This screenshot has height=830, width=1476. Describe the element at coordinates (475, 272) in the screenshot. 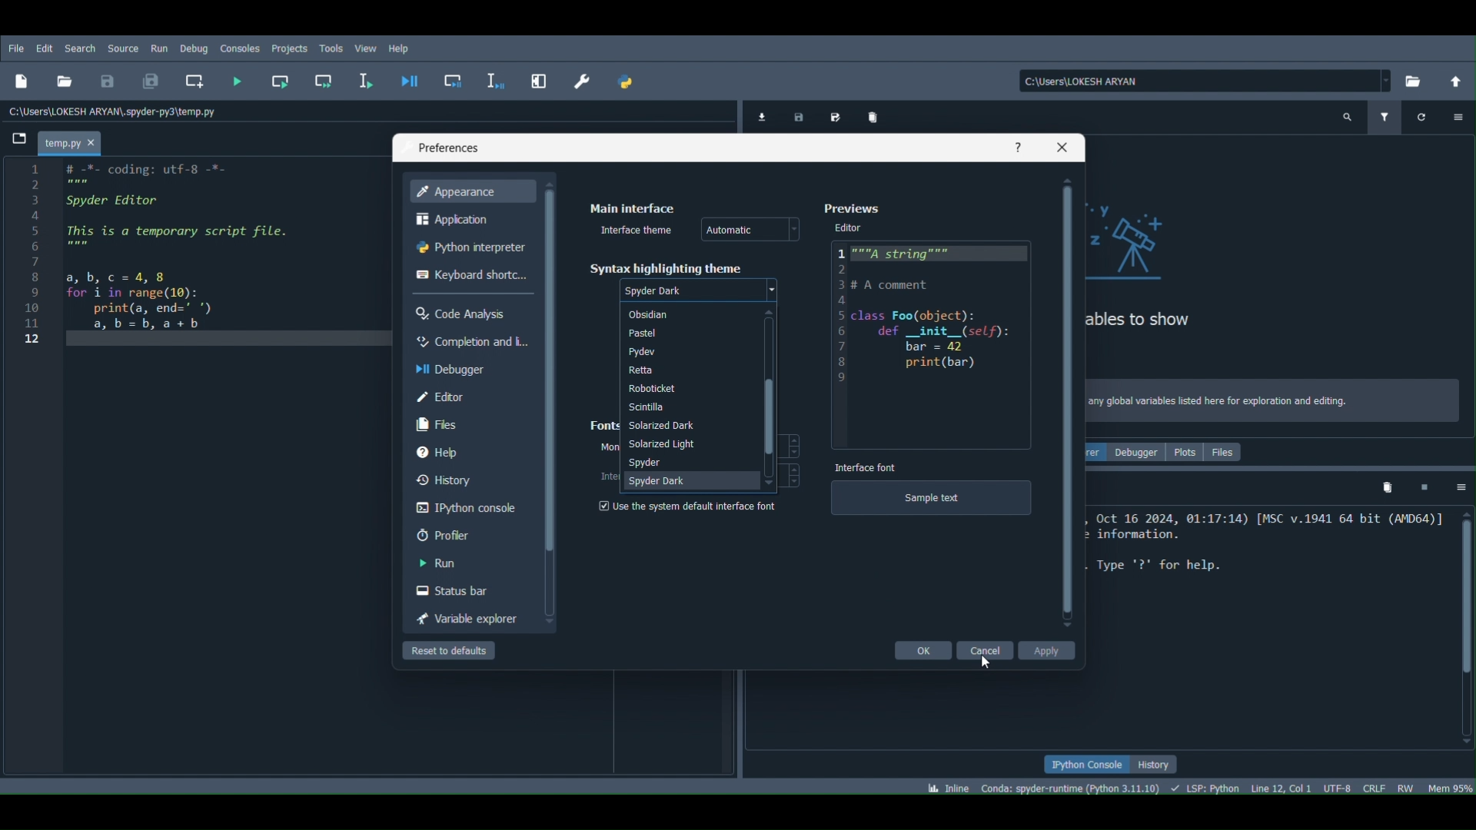

I see `Keyboard shortcuts` at that location.